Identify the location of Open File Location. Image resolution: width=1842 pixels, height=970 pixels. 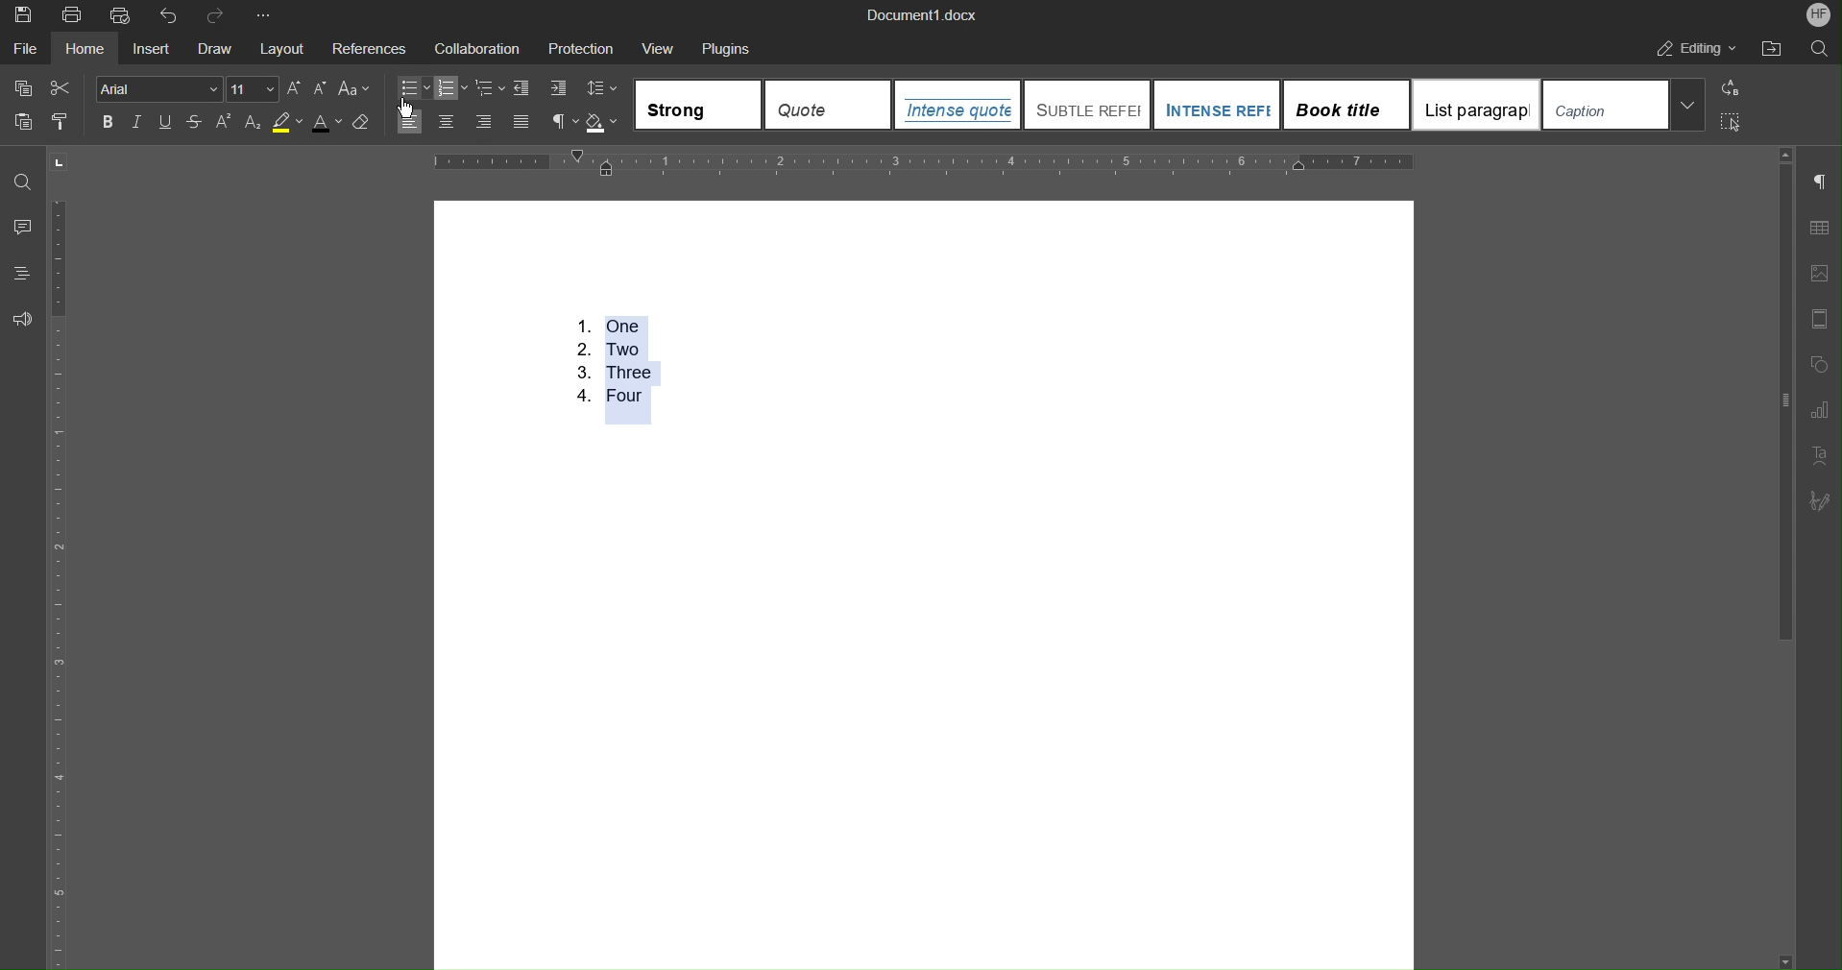
(1770, 46).